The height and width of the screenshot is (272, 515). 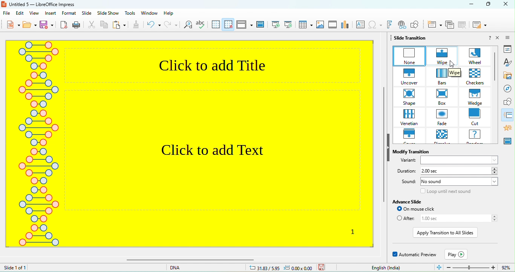 I want to click on annimation, so click(x=507, y=128).